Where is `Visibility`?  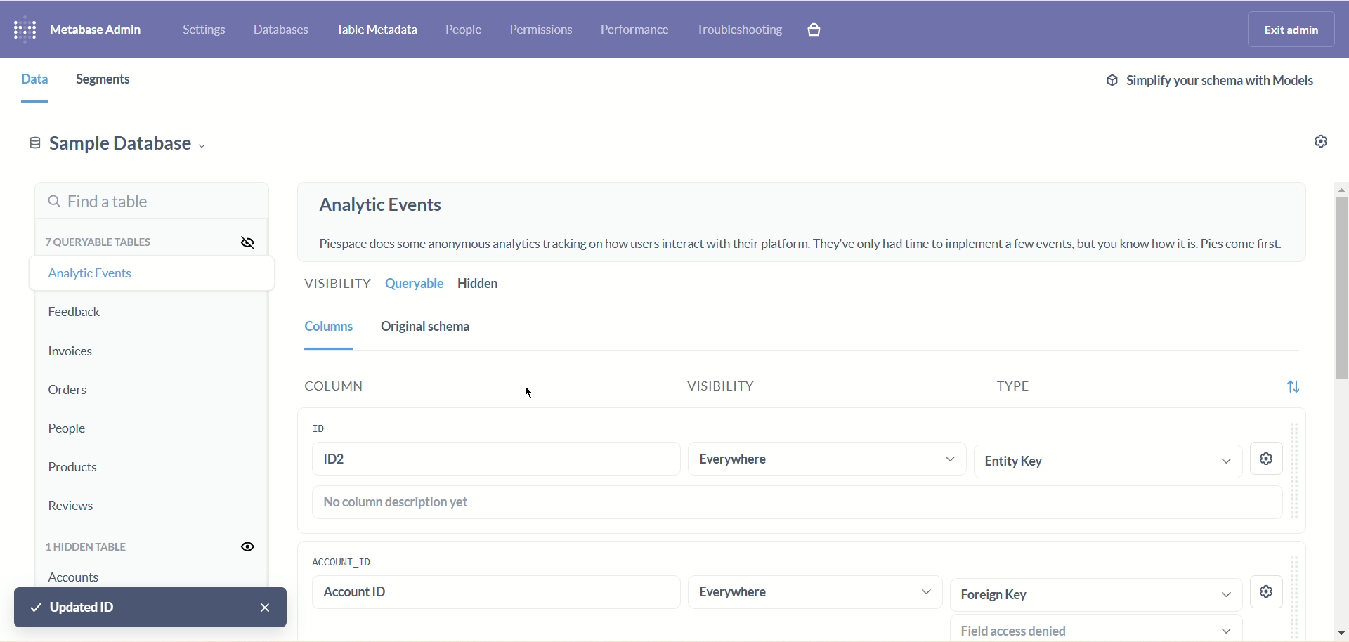 Visibility is located at coordinates (331, 285).